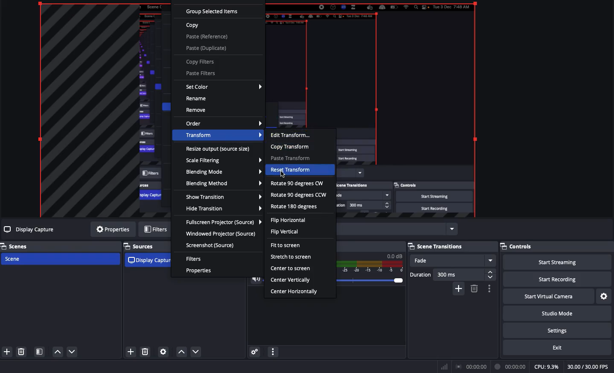 The height and width of the screenshot is (373, 614). What do you see at coordinates (471, 367) in the screenshot?
I see `Broadcast` at bounding box center [471, 367].